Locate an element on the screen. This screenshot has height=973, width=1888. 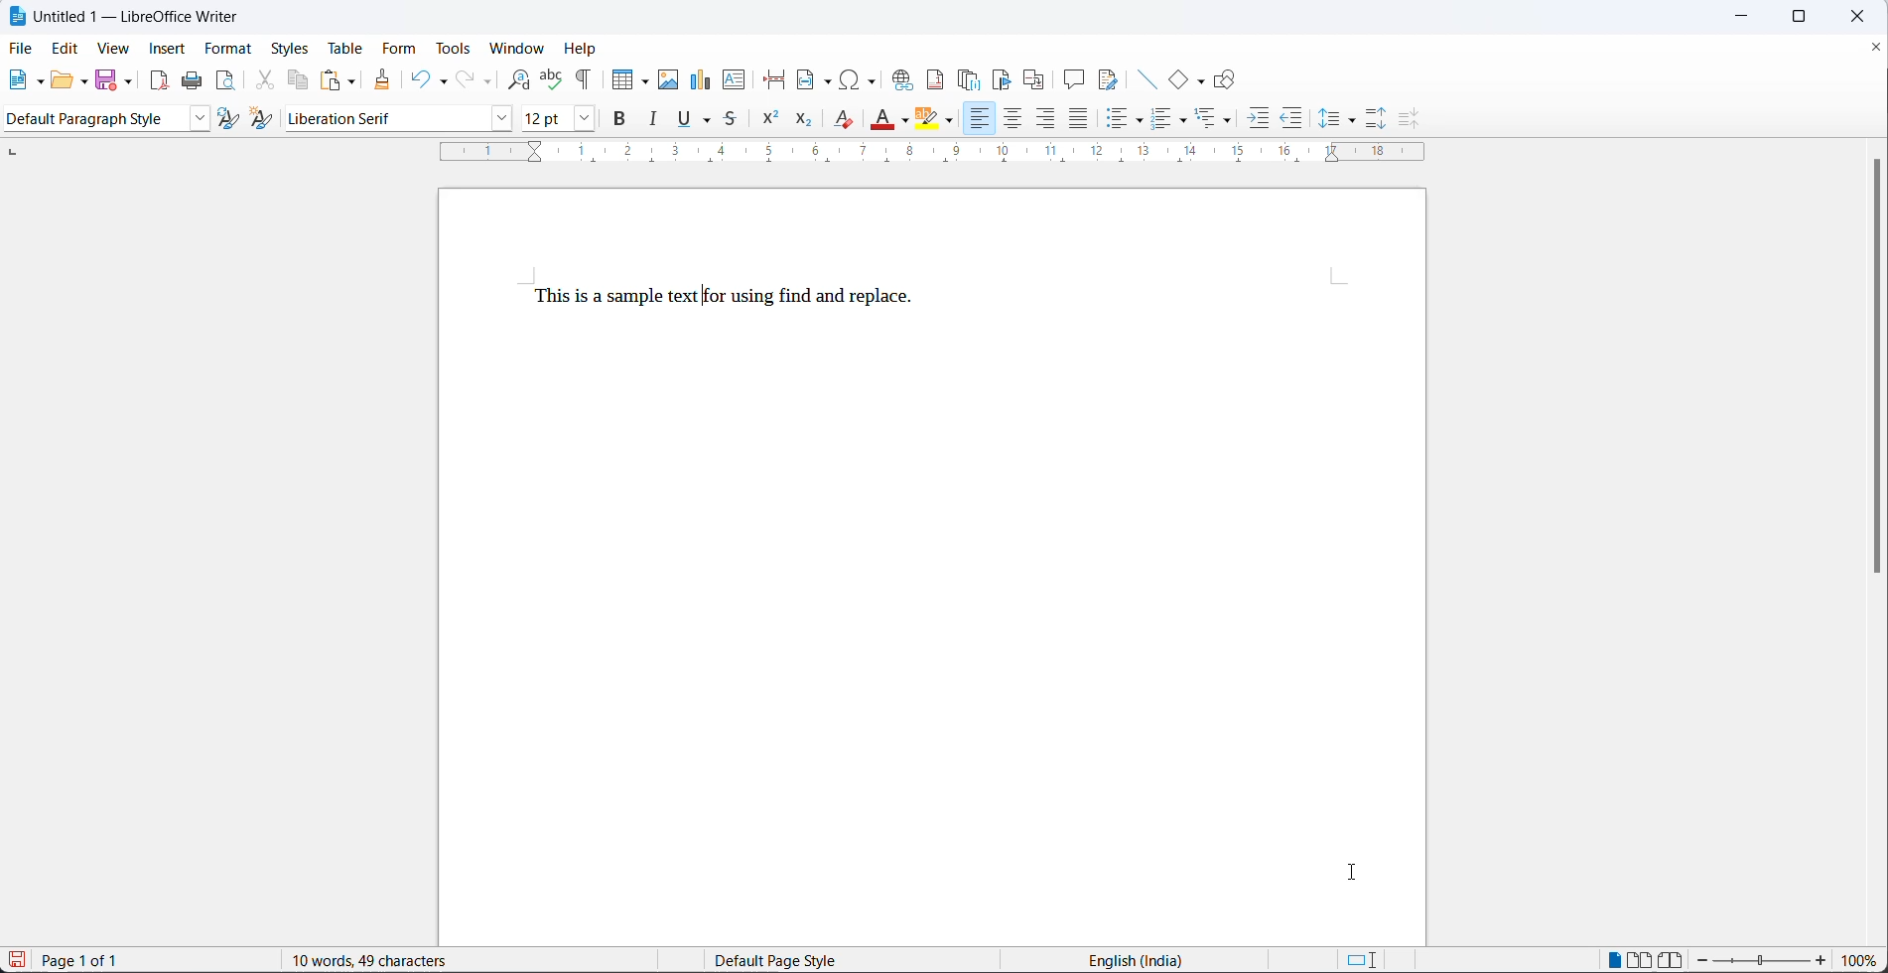
decrease paragraph spacing is located at coordinates (1406, 119).